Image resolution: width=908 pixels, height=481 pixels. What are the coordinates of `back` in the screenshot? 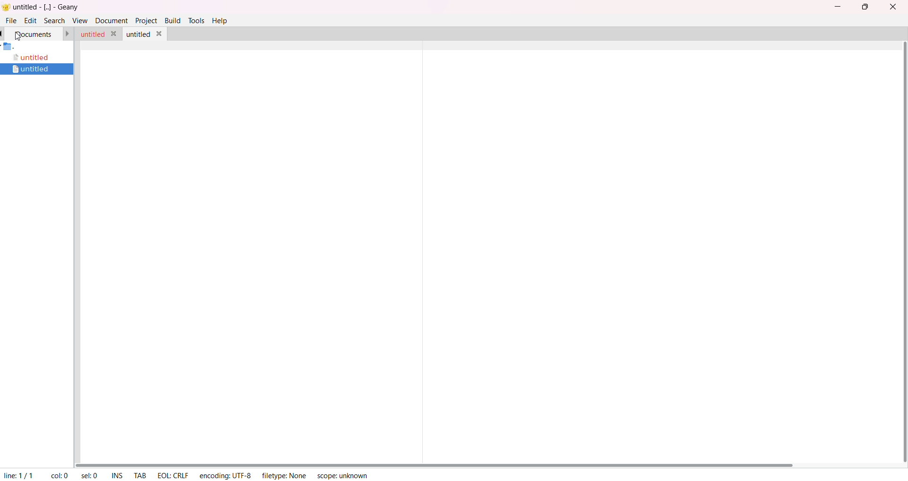 It's located at (3, 34).